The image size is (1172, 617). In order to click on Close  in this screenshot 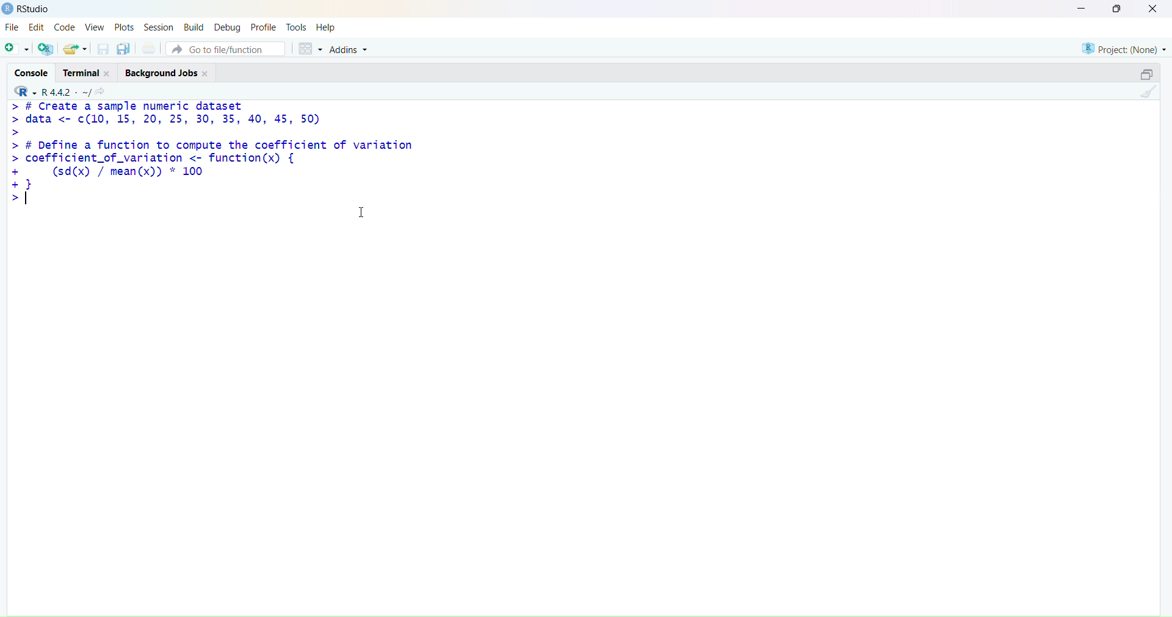, I will do `click(108, 74)`.